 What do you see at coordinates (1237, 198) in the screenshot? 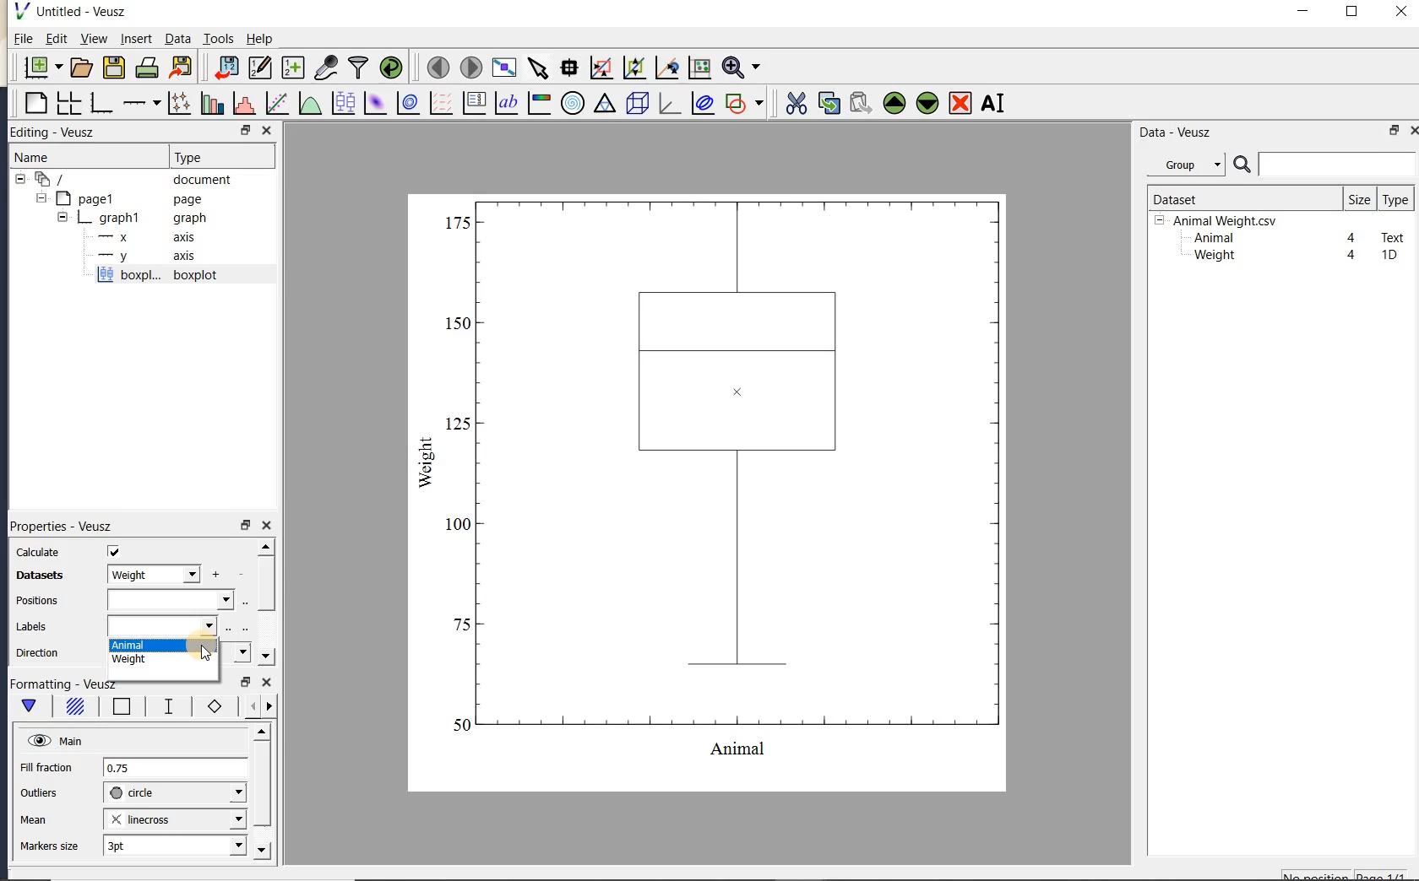
I see `Dataset` at bounding box center [1237, 198].